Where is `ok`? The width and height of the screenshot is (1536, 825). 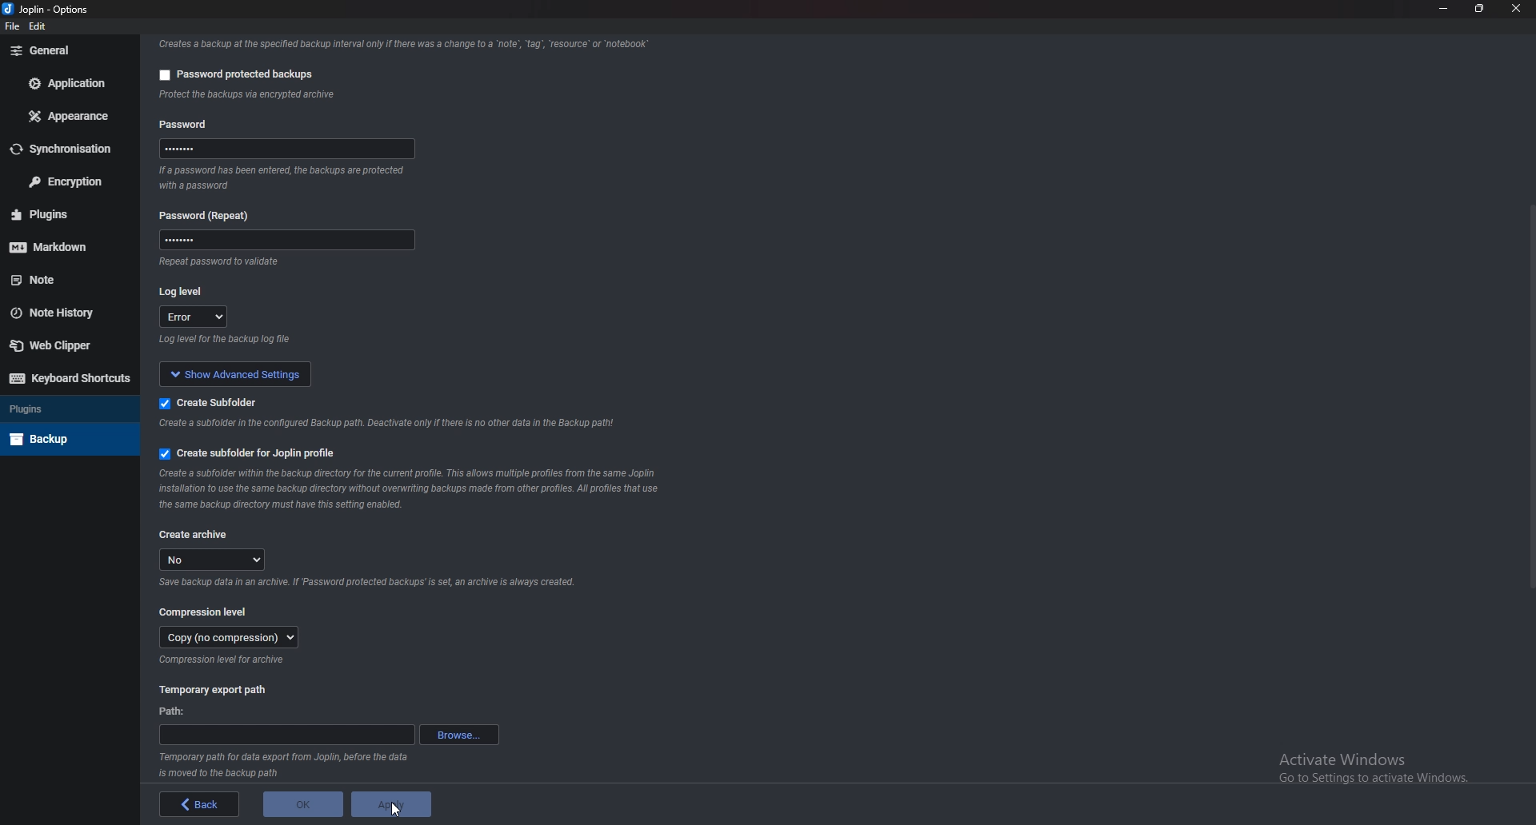 ok is located at coordinates (303, 804).